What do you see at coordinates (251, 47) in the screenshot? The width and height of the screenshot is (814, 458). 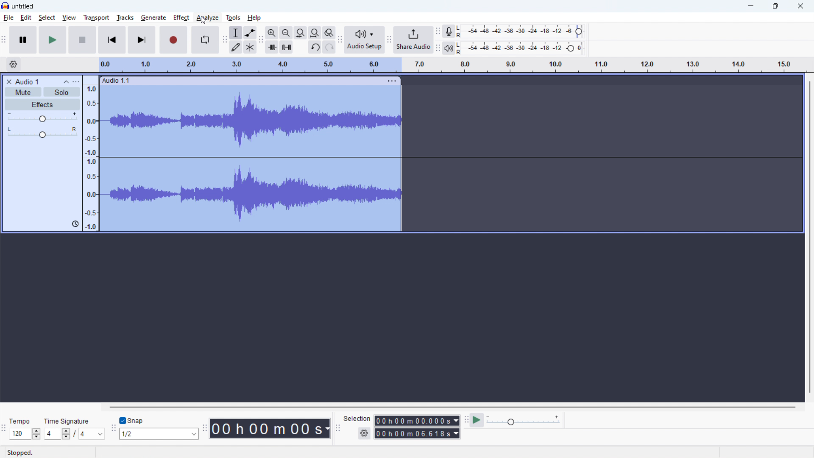 I see `multi tool` at bounding box center [251, 47].